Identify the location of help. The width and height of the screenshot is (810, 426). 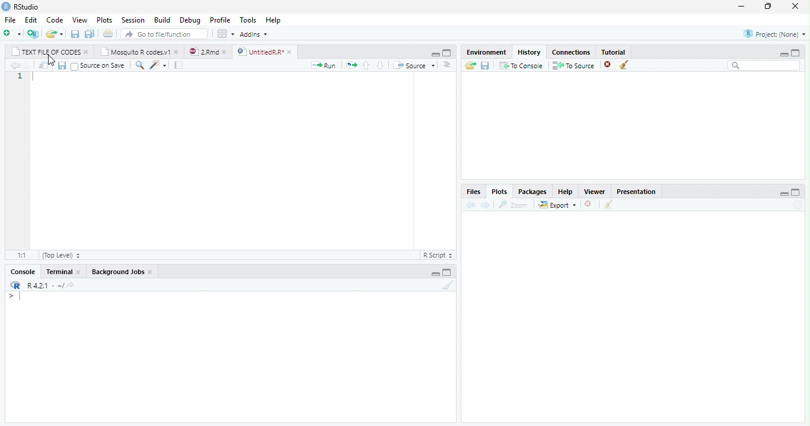
(279, 22).